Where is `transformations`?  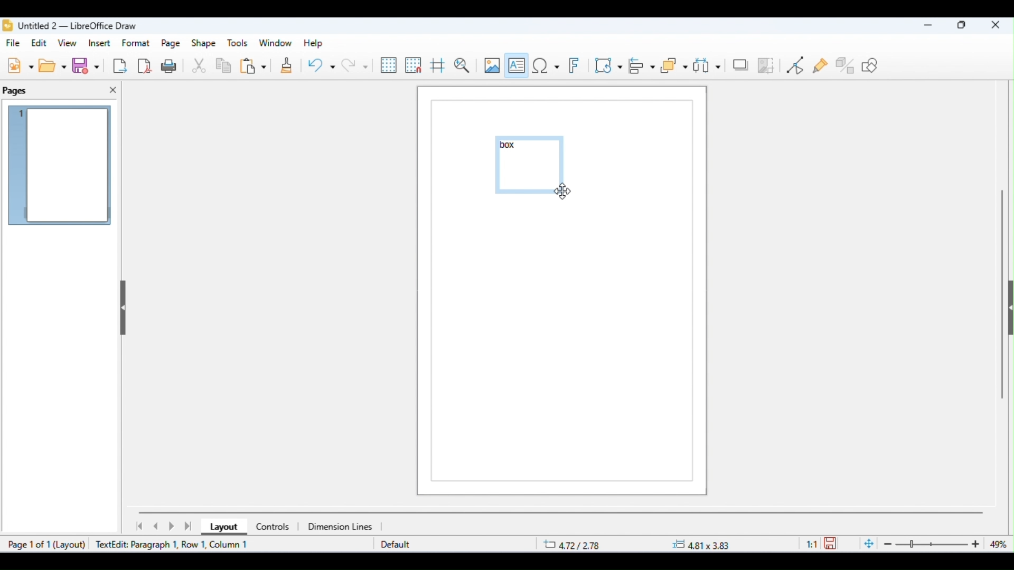
transformations is located at coordinates (609, 65).